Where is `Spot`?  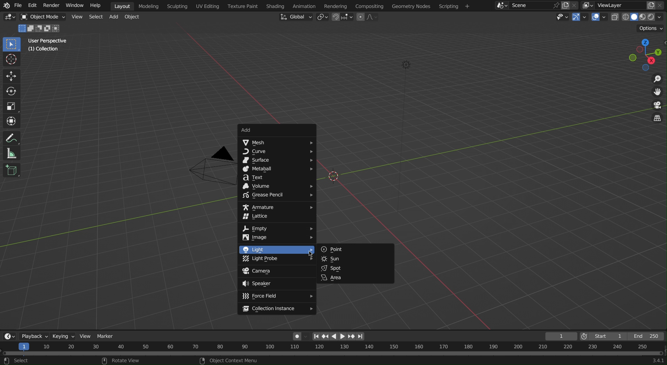
Spot is located at coordinates (355, 268).